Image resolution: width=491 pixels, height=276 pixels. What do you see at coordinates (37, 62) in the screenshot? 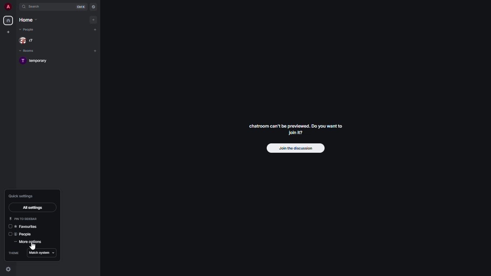
I see `room` at bounding box center [37, 62].